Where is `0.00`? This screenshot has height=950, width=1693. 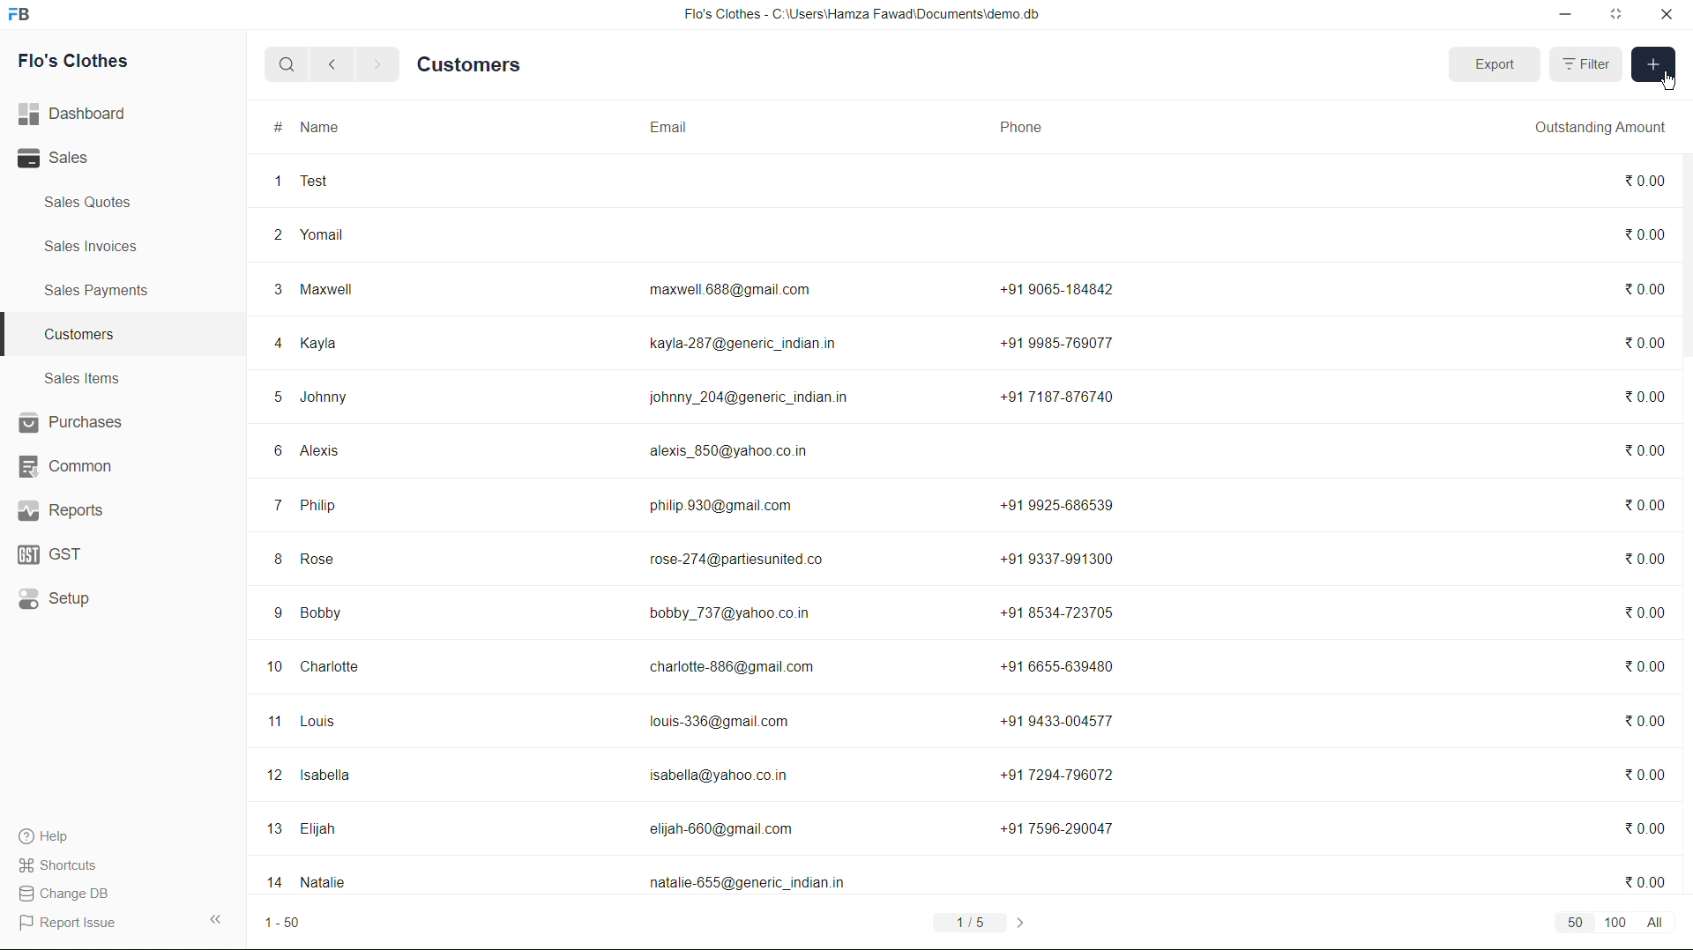
0.00 is located at coordinates (1638, 392).